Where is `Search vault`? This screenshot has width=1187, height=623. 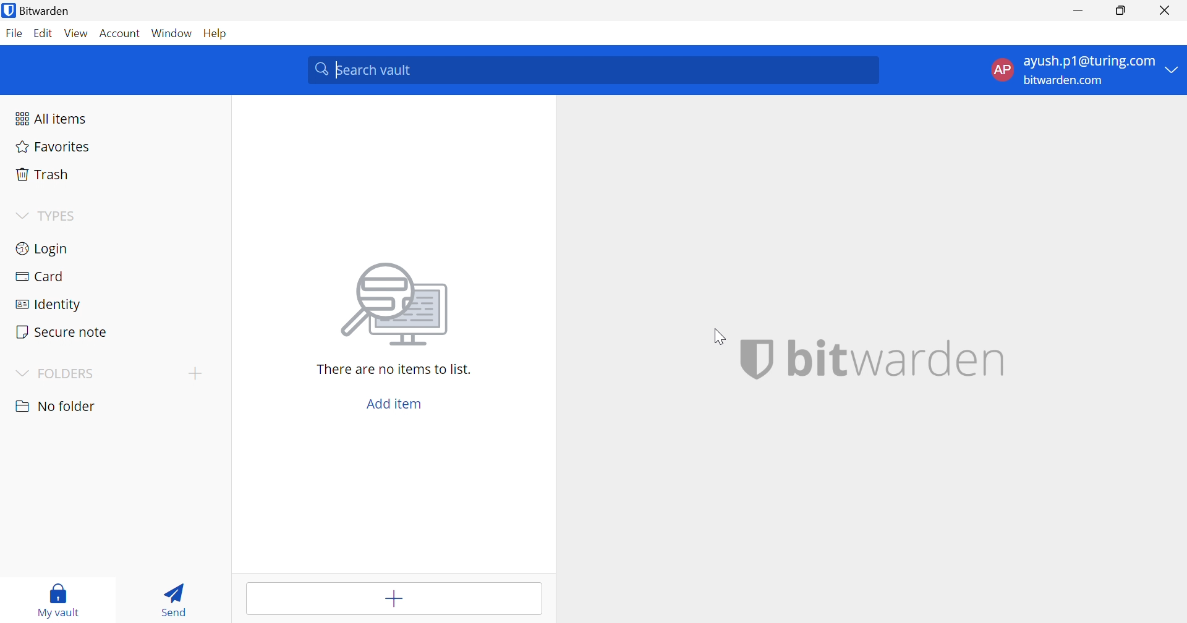 Search vault is located at coordinates (594, 68).